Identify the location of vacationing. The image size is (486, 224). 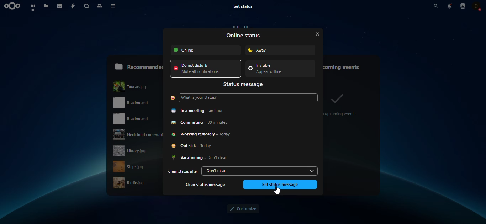
(201, 158).